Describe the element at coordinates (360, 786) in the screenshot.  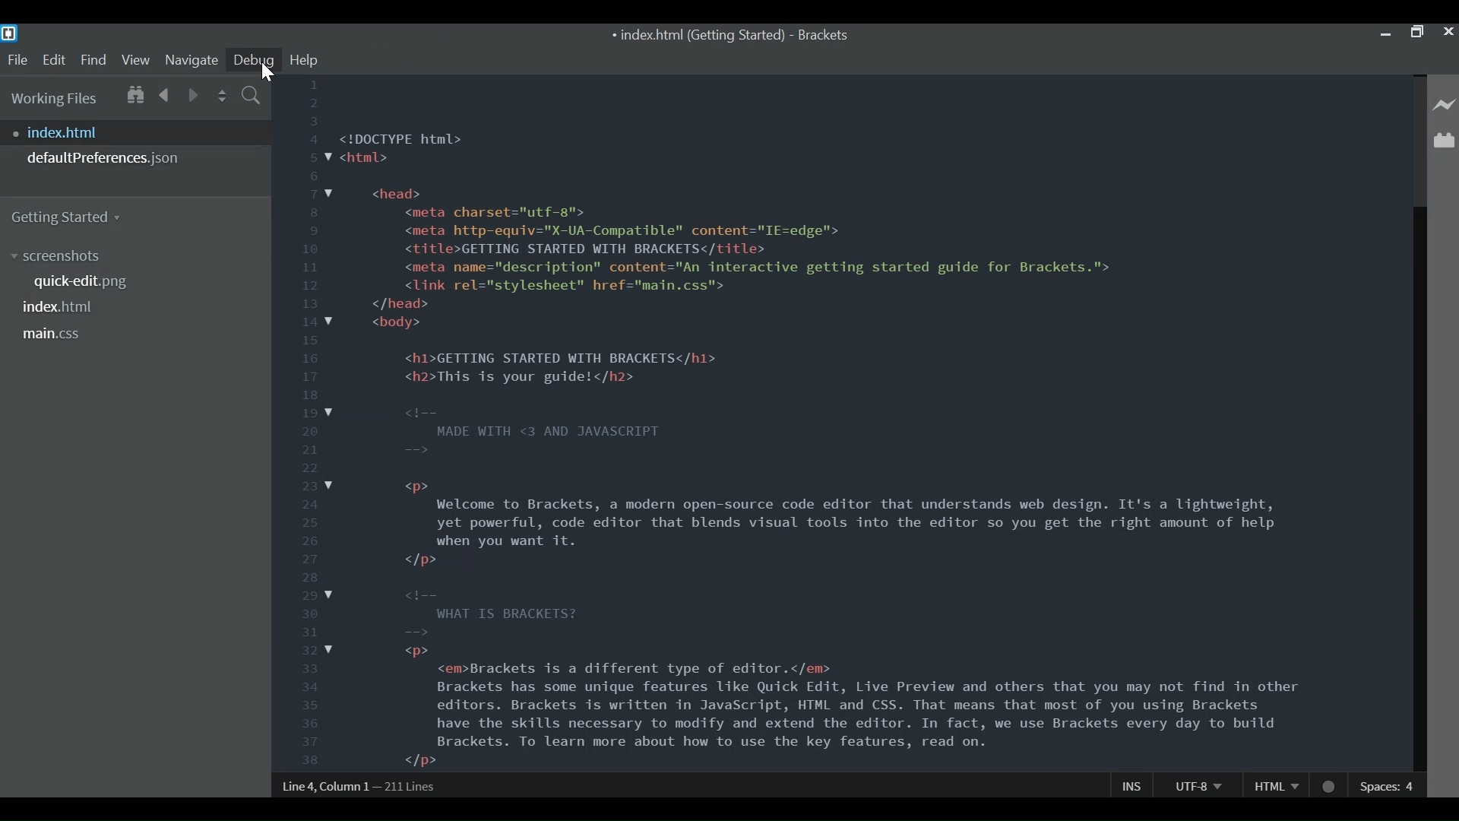
I see `Line 4, Column 1— 211 Lines` at that location.